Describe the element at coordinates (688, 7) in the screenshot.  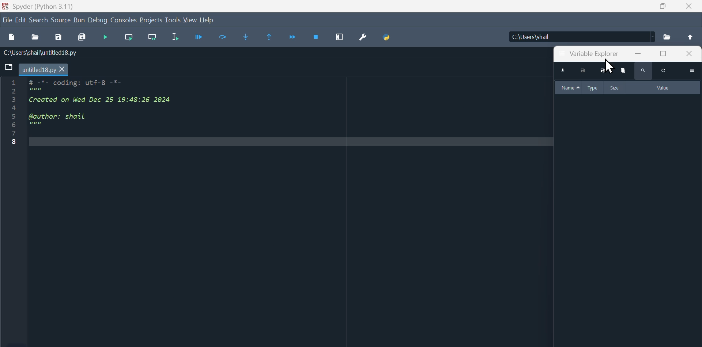
I see `Close` at that location.